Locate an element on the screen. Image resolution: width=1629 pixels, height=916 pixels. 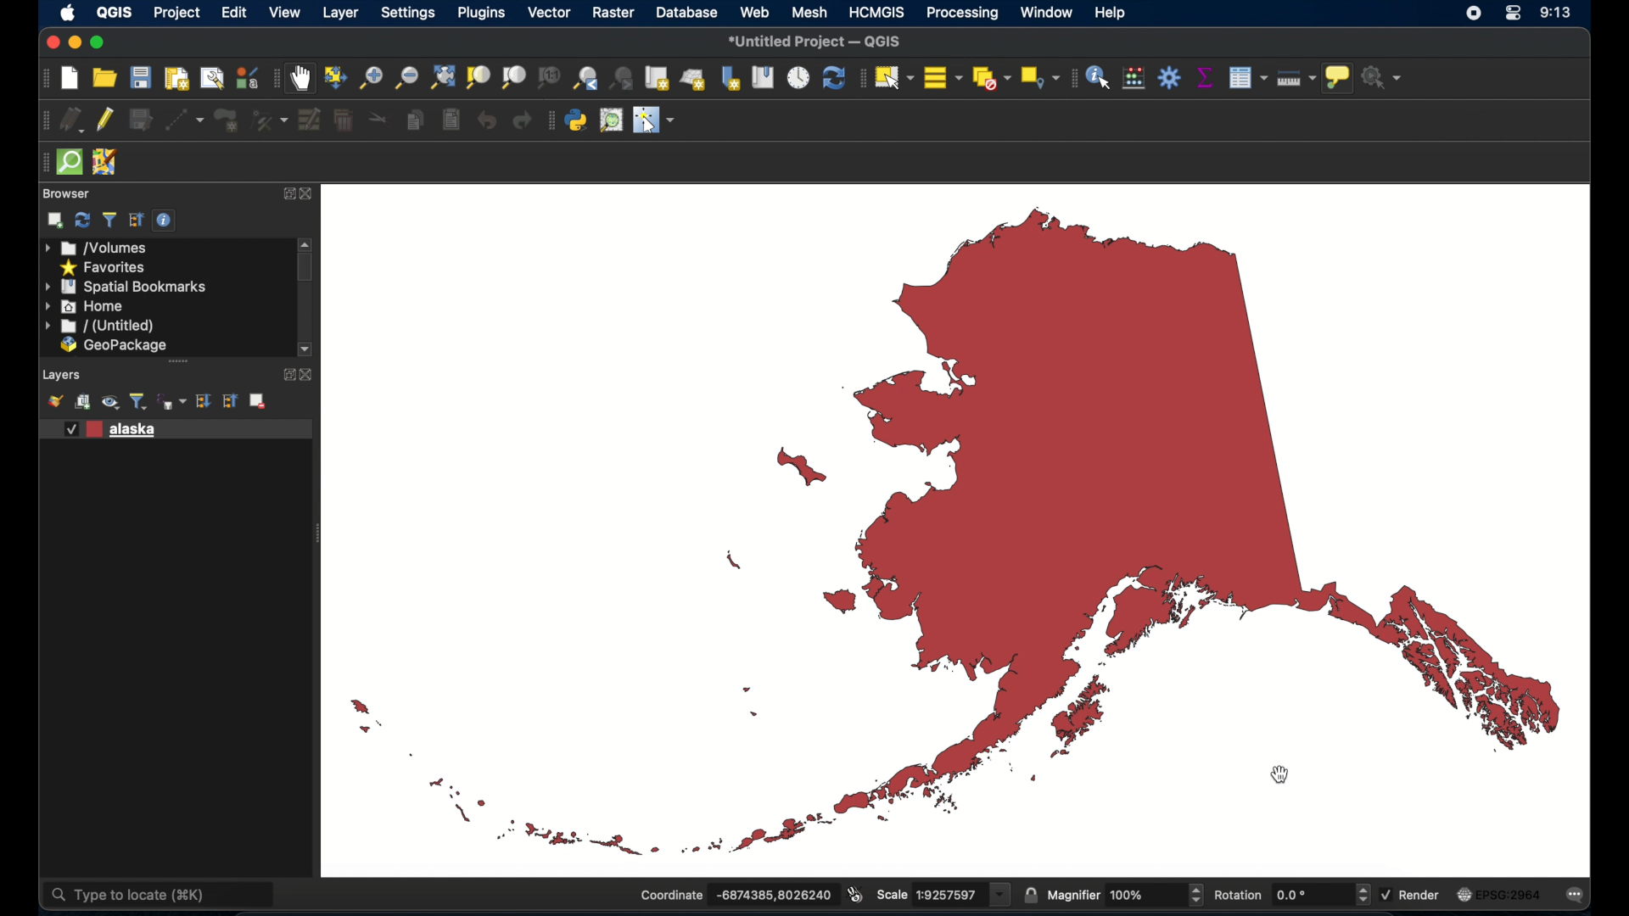
zoom to layer is located at coordinates (515, 78).